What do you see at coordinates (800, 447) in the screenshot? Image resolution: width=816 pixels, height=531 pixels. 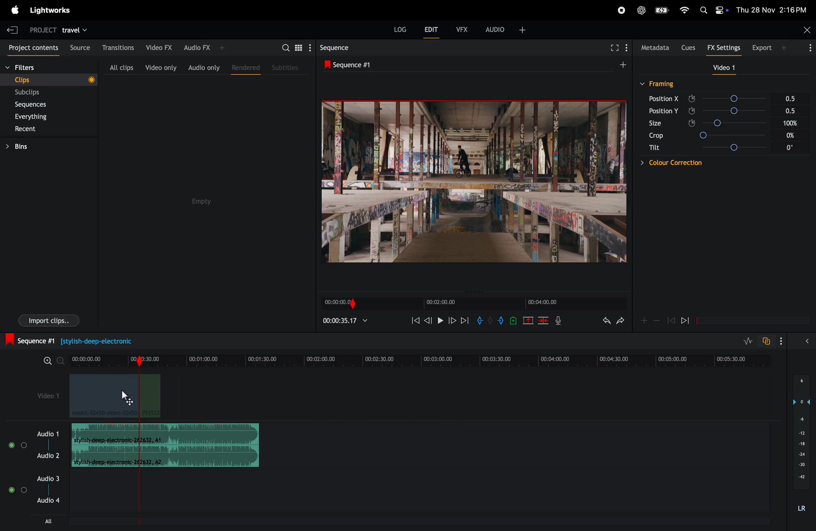 I see `pitch level` at bounding box center [800, 447].